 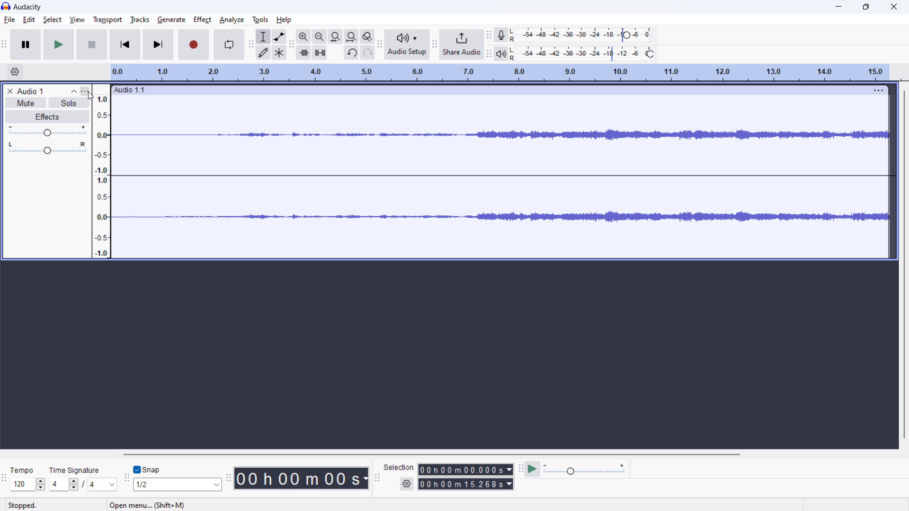 What do you see at coordinates (502, 219) in the screenshot?
I see `wave` at bounding box center [502, 219].